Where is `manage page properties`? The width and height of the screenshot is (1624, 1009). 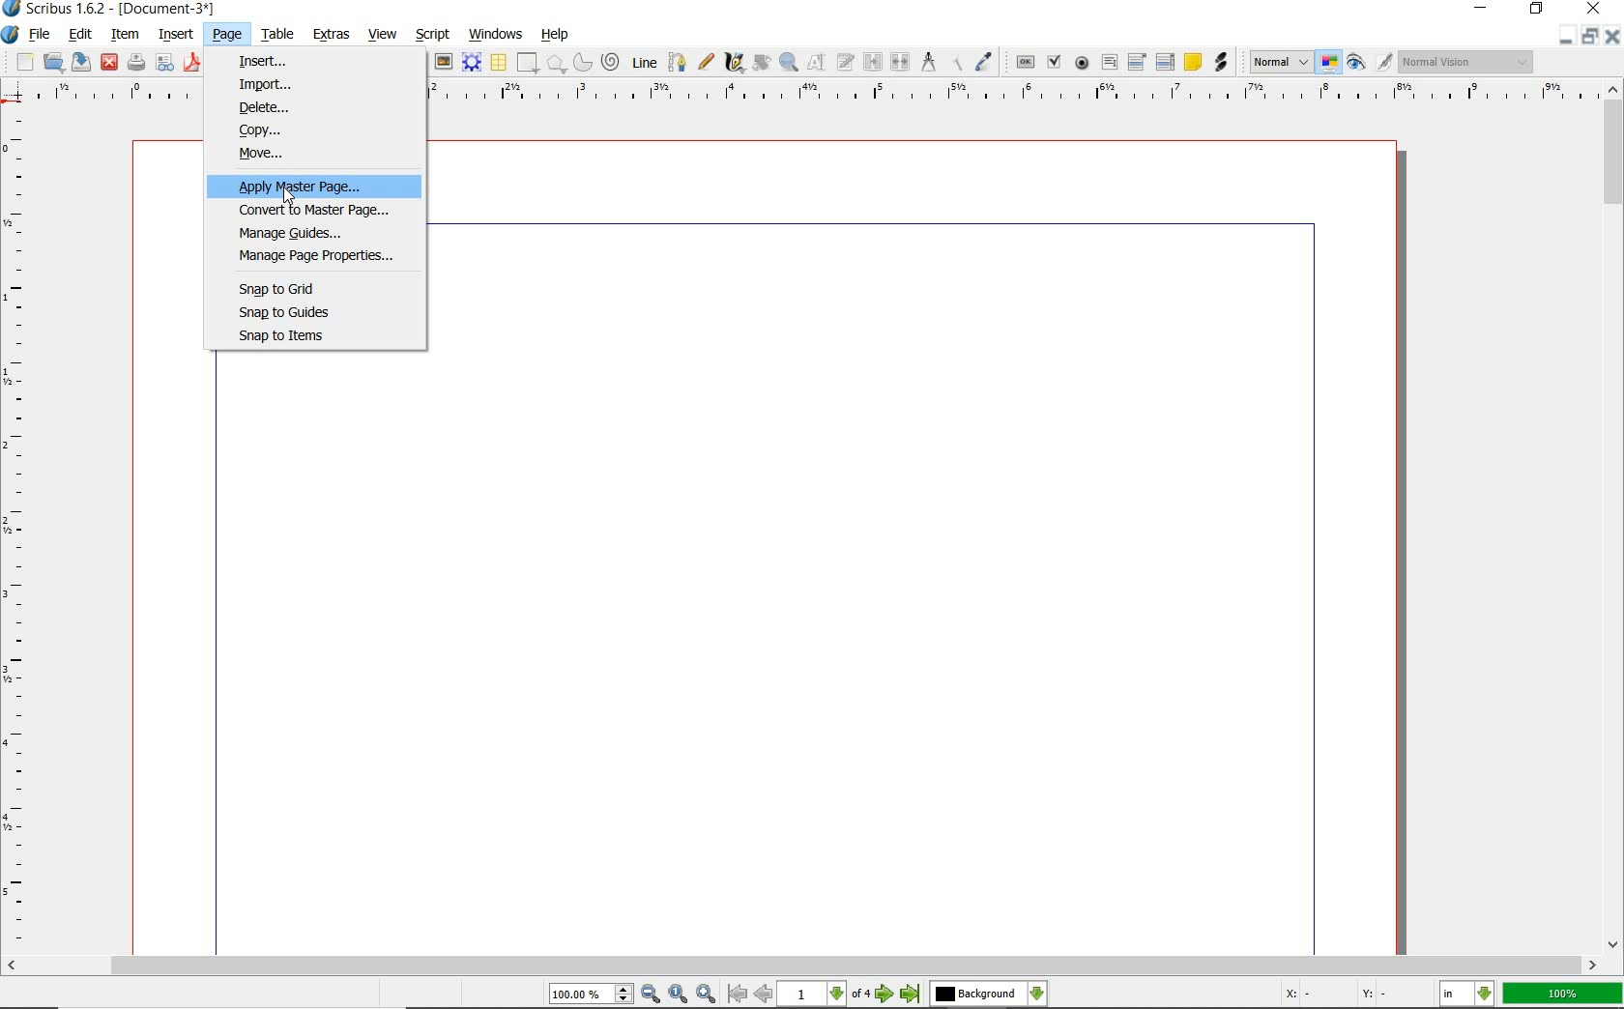 manage page properties is located at coordinates (309, 257).